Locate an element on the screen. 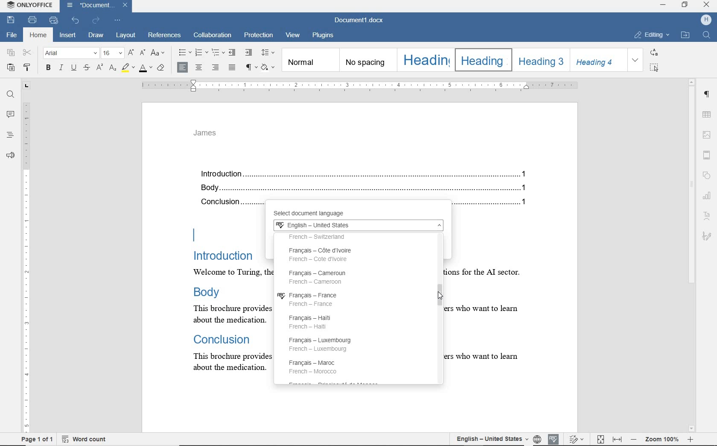 The height and width of the screenshot is (446, 717). table is located at coordinates (708, 114).